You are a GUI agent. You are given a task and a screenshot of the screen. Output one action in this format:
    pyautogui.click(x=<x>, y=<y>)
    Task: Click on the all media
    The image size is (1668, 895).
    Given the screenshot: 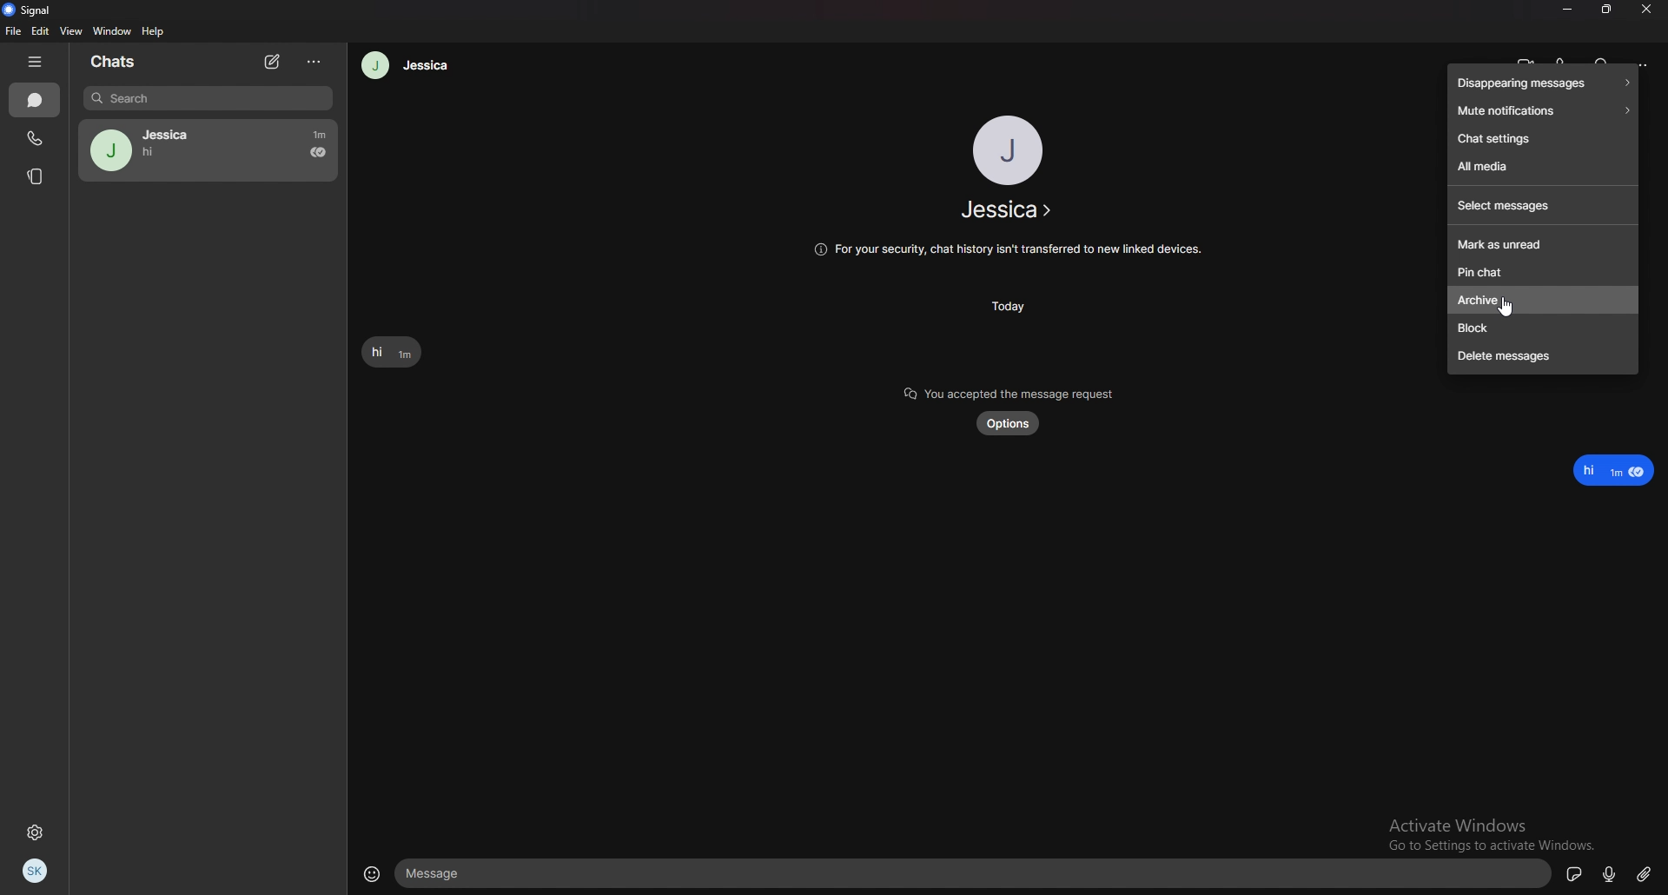 What is the action you would take?
    pyautogui.click(x=1542, y=166)
    